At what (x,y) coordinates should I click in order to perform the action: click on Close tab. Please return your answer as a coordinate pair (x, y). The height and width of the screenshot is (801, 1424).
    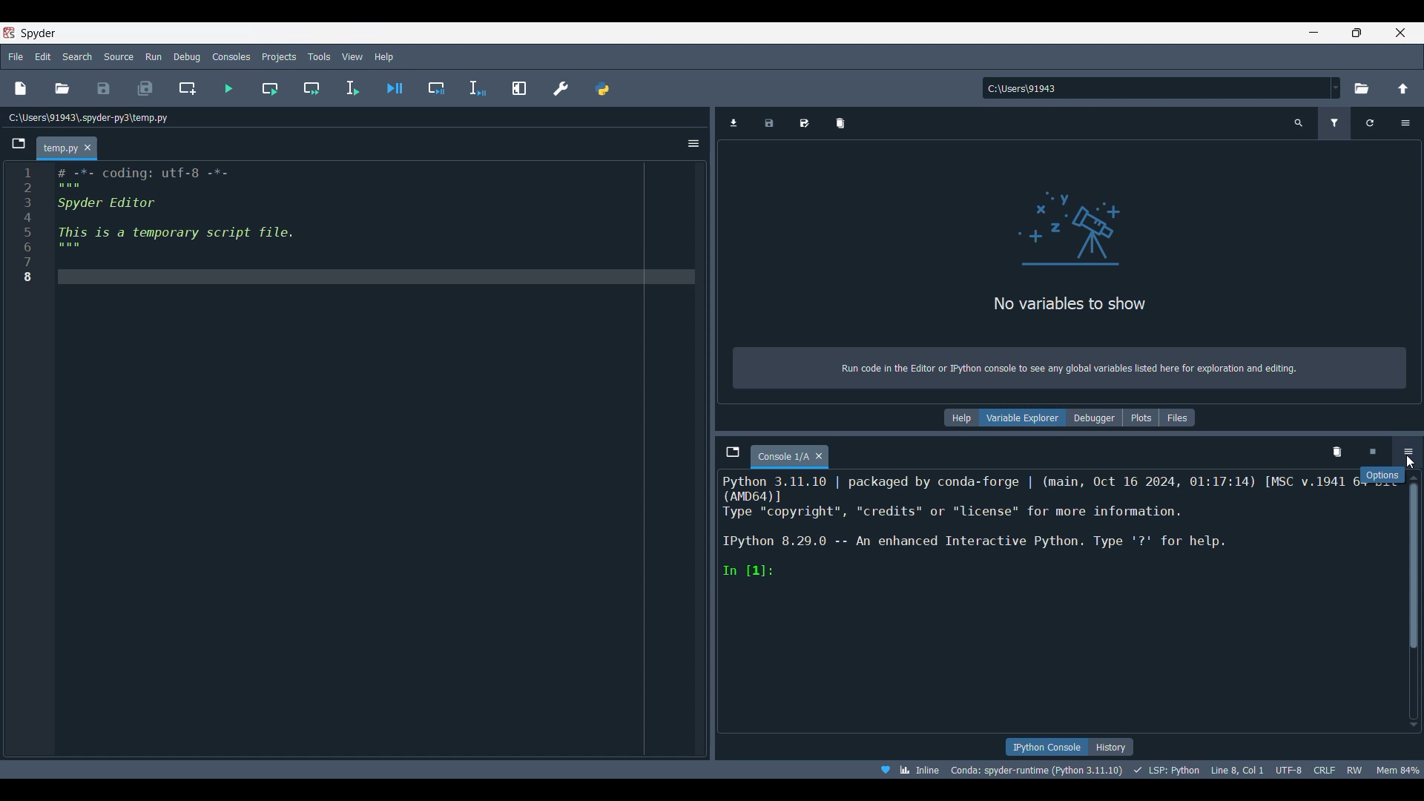
    Looking at the image, I should click on (819, 455).